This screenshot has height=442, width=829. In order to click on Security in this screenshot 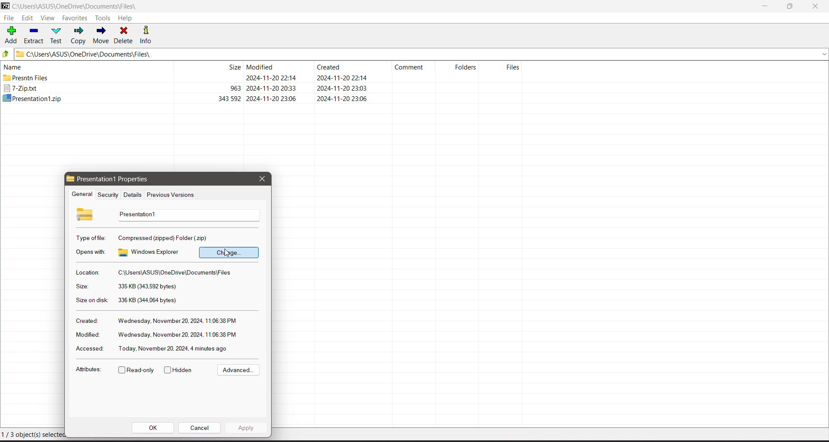, I will do `click(107, 195)`.